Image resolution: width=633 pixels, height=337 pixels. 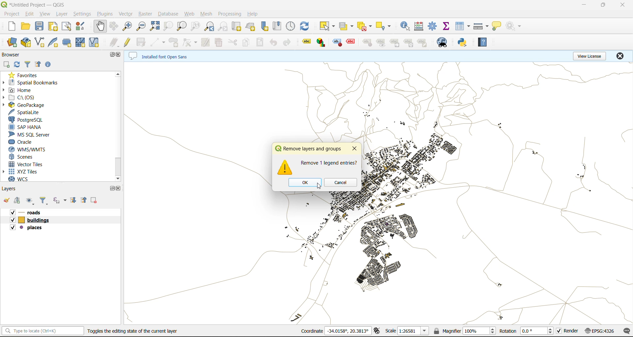 I want to click on sap hana, so click(x=31, y=127).